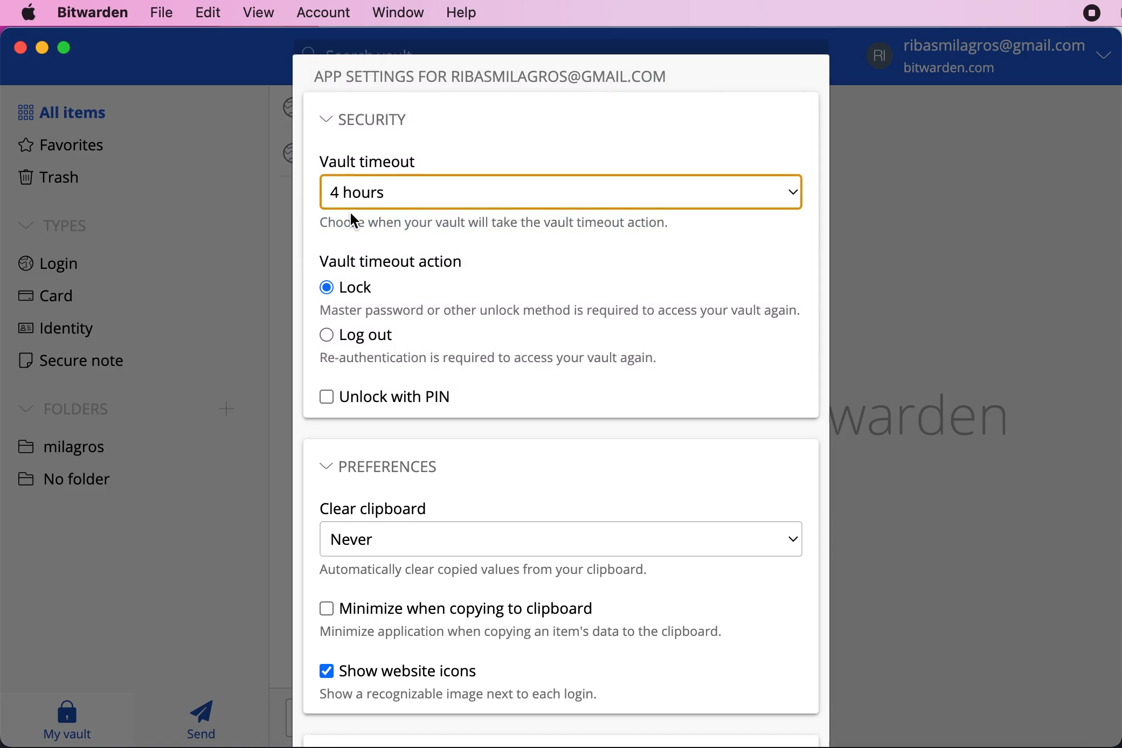  What do you see at coordinates (90, 13) in the screenshot?
I see `bitwarden` at bounding box center [90, 13].